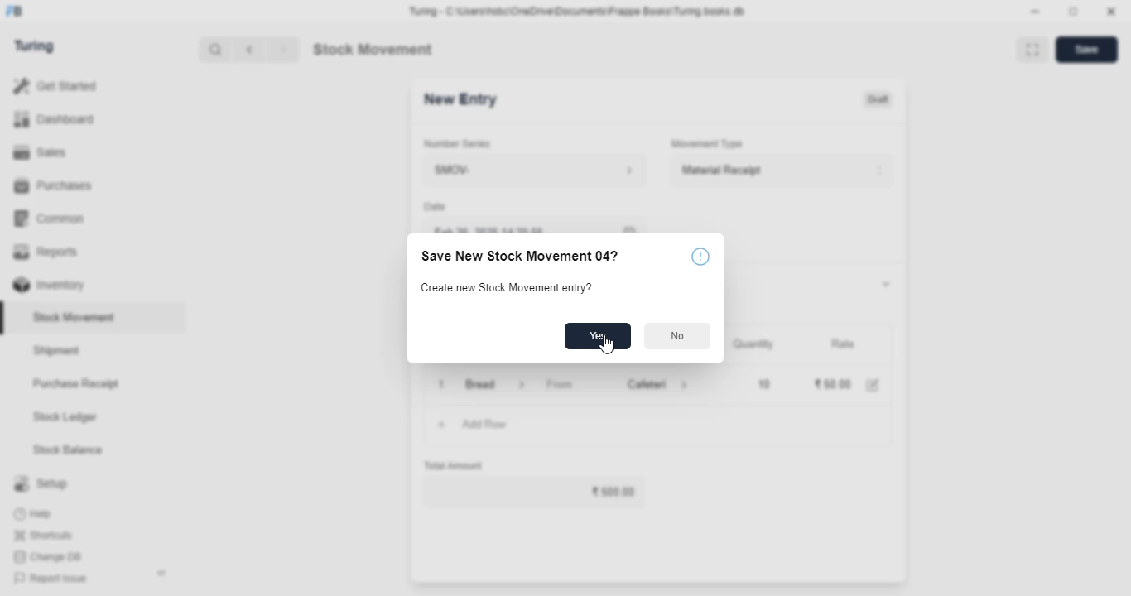 Image resolution: width=1131 pixels, height=596 pixels. Describe the element at coordinates (76, 383) in the screenshot. I see `purchase receipt` at that location.